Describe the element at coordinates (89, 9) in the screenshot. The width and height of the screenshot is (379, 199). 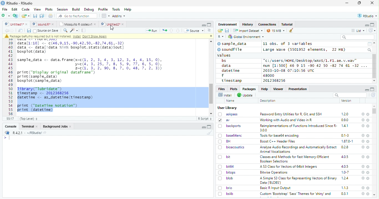
I see `Debug` at that location.